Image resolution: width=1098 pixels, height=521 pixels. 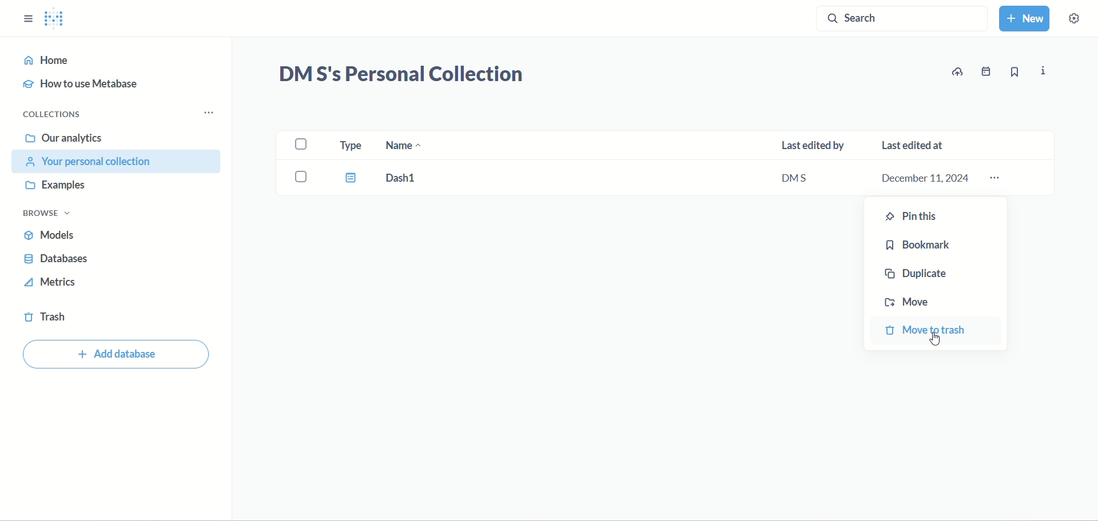 I want to click on your personal collection, so click(x=119, y=162).